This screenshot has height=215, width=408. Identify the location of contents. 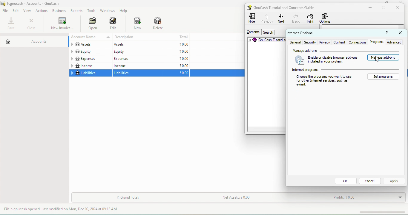
(252, 32).